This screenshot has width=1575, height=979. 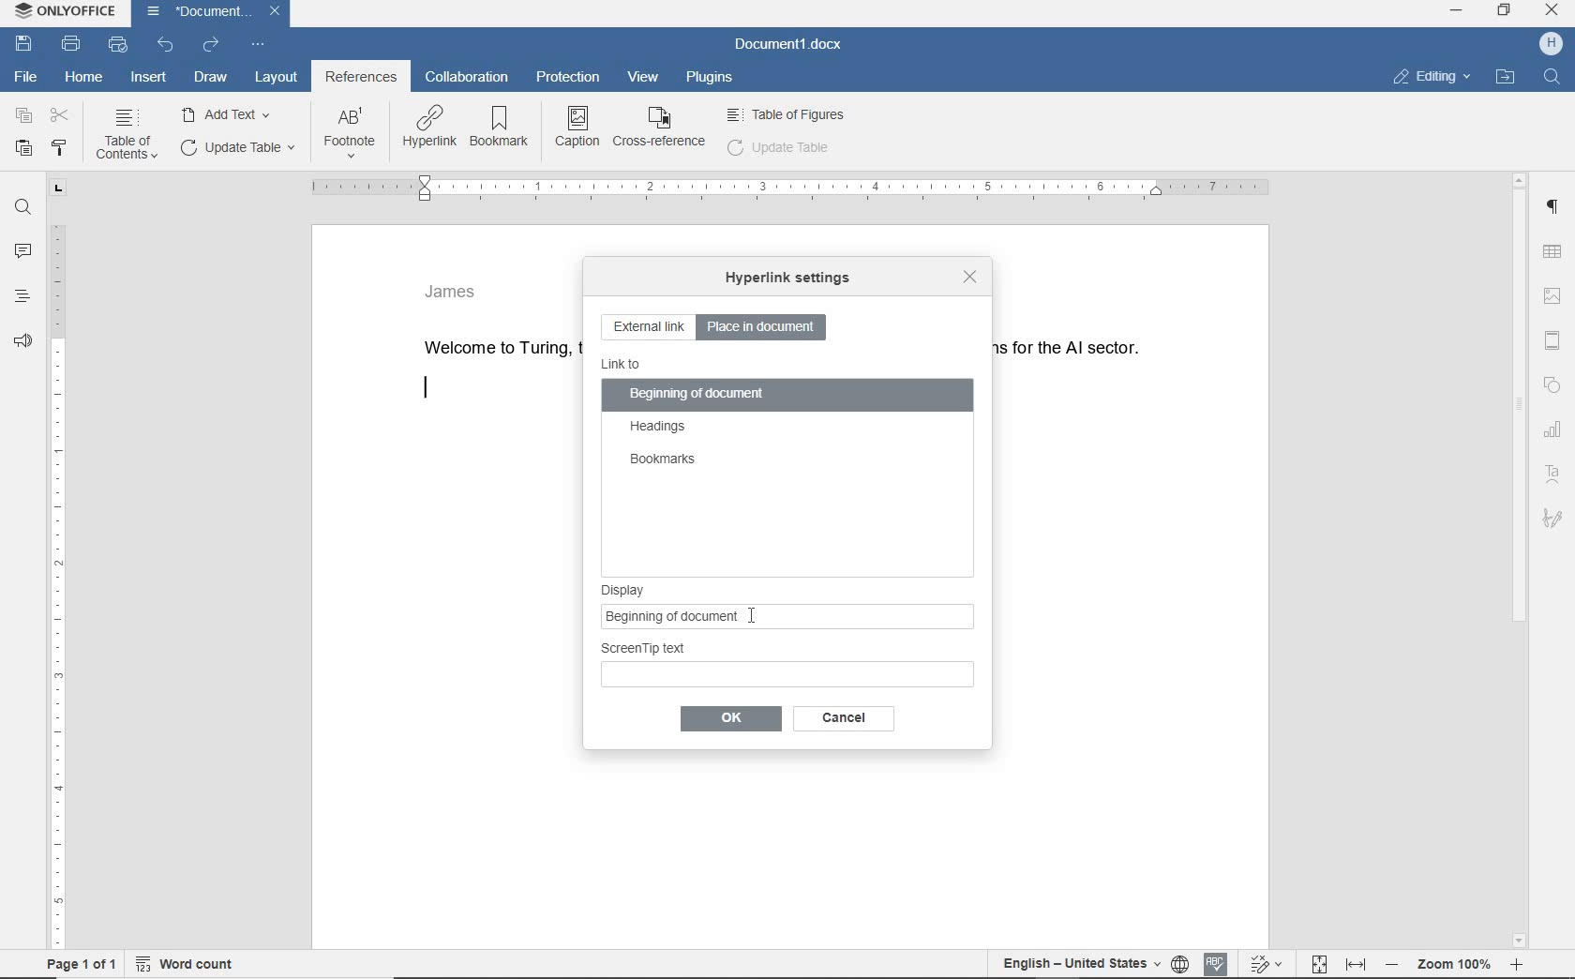 What do you see at coordinates (839, 718) in the screenshot?
I see `ok` at bounding box center [839, 718].